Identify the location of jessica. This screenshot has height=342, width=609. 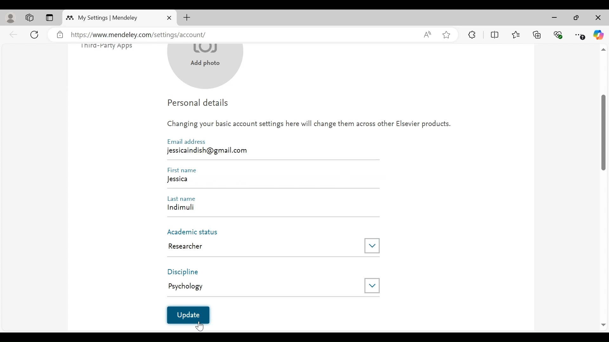
(272, 180).